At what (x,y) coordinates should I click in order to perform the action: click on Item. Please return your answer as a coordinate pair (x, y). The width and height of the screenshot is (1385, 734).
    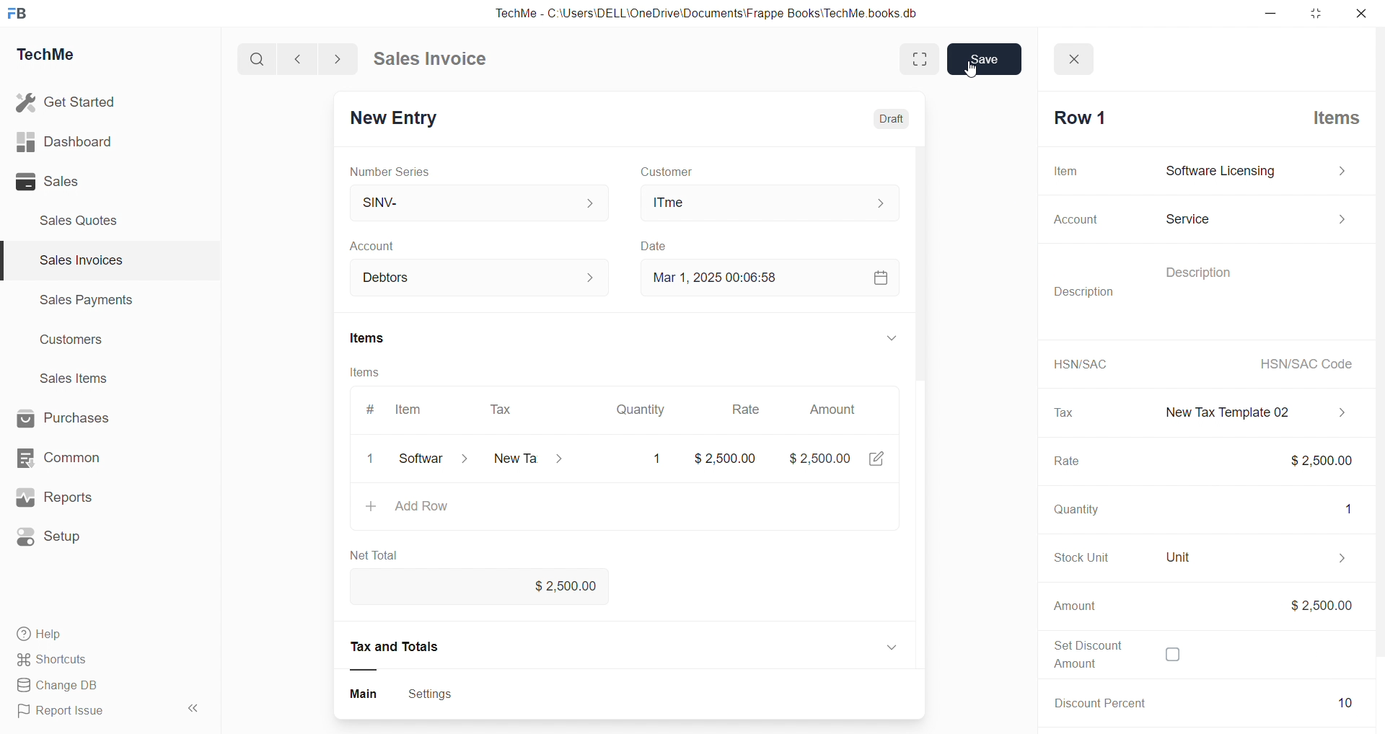
    Looking at the image, I should click on (1067, 170).